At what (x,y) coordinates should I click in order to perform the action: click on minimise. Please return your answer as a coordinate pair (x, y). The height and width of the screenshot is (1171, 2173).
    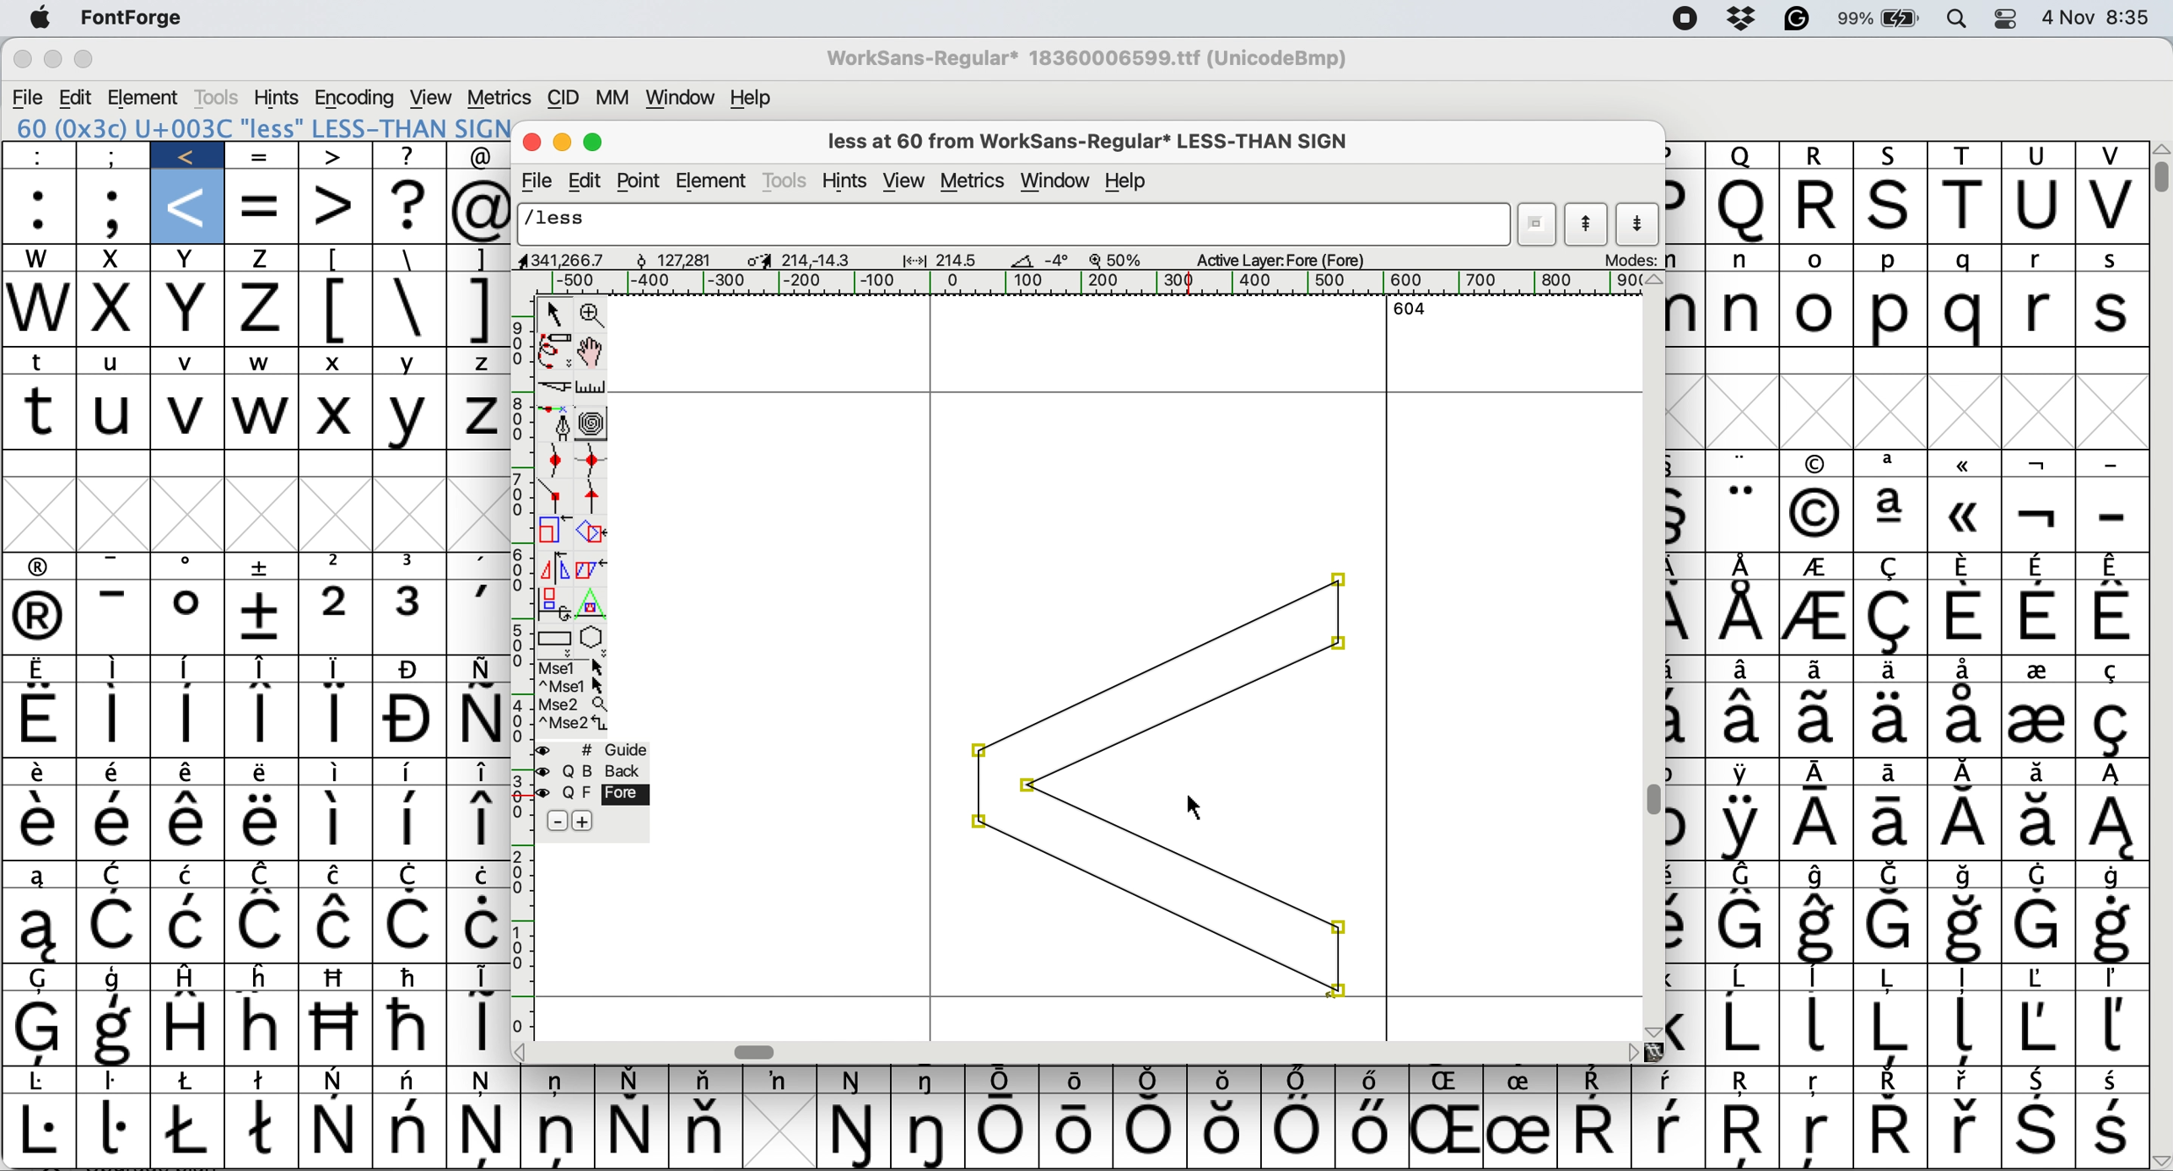
    Looking at the image, I should click on (563, 145).